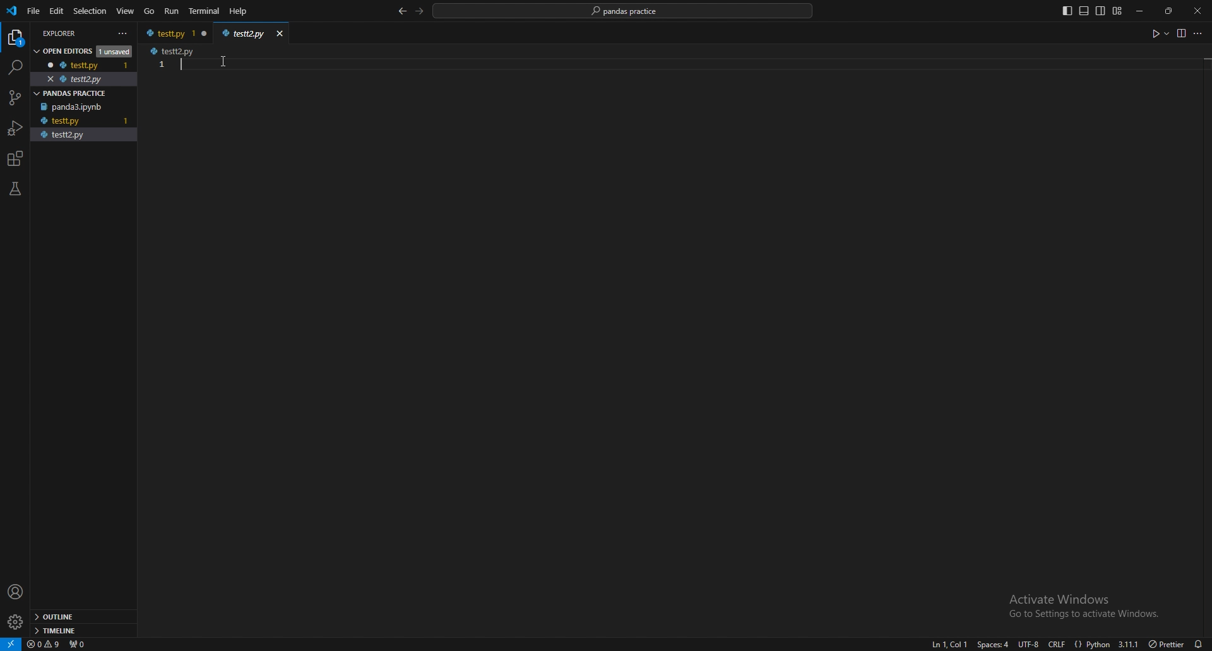 This screenshot has height=651, width=1212. I want to click on view, so click(126, 11).